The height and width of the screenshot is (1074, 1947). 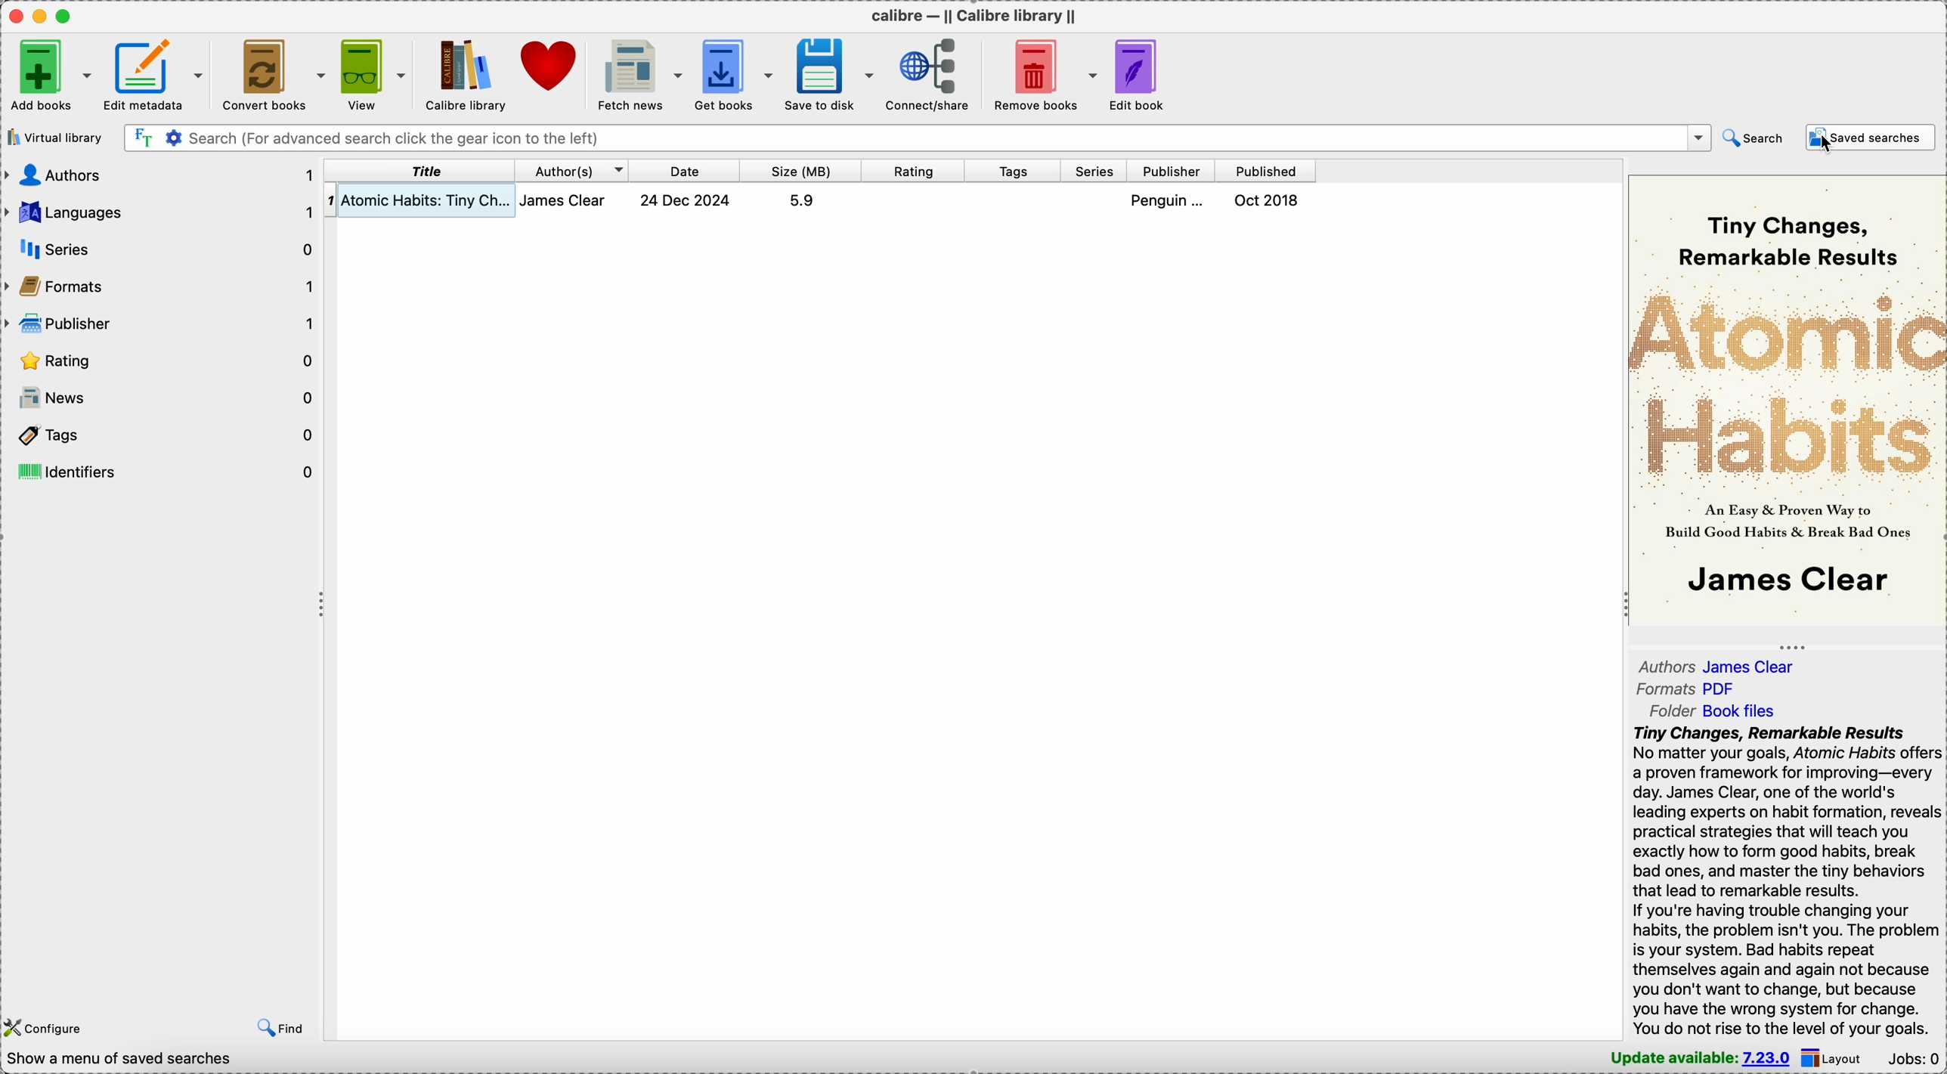 What do you see at coordinates (1268, 200) in the screenshot?
I see `Oct 2018` at bounding box center [1268, 200].